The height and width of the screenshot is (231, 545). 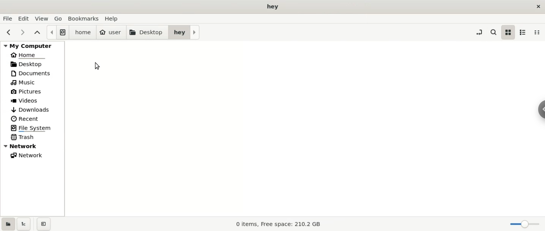 What do you see at coordinates (111, 33) in the screenshot?
I see `user` at bounding box center [111, 33].